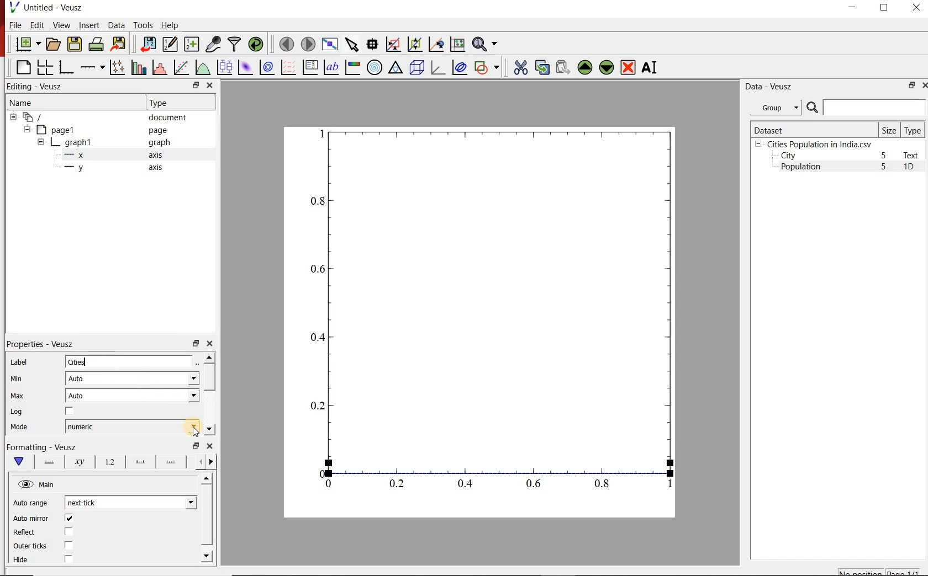 Image resolution: width=928 pixels, height=576 pixels. What do you see at coordinates (563, 67) in the screenshot?
I see `paste widget from the clipboard` at bounding box center [563, 67].